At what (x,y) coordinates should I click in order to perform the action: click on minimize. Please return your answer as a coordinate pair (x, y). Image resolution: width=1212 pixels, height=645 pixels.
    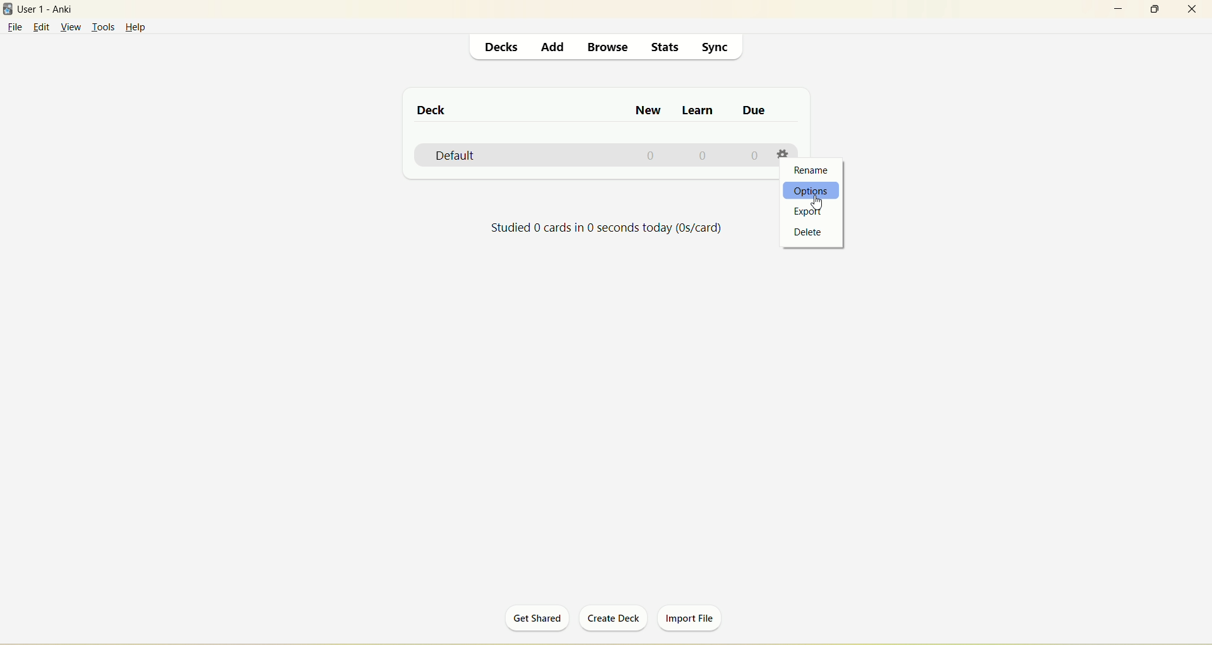
    Looking at the image, I should click on (1118, 8).